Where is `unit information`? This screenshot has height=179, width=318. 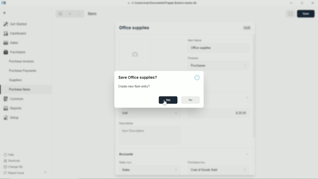 unit information is located at coordinates (176, 113).